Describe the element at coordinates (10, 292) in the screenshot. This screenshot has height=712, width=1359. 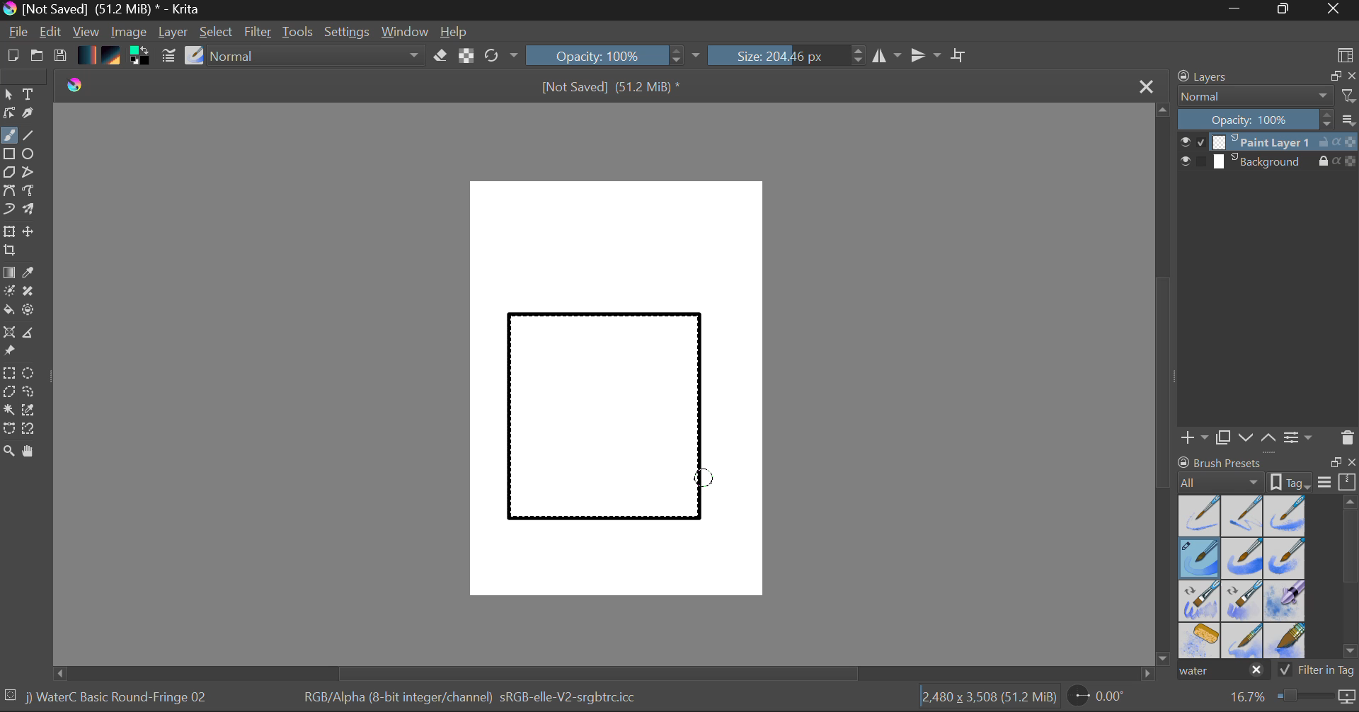
I see `Colorize Mask Tool` at that location.